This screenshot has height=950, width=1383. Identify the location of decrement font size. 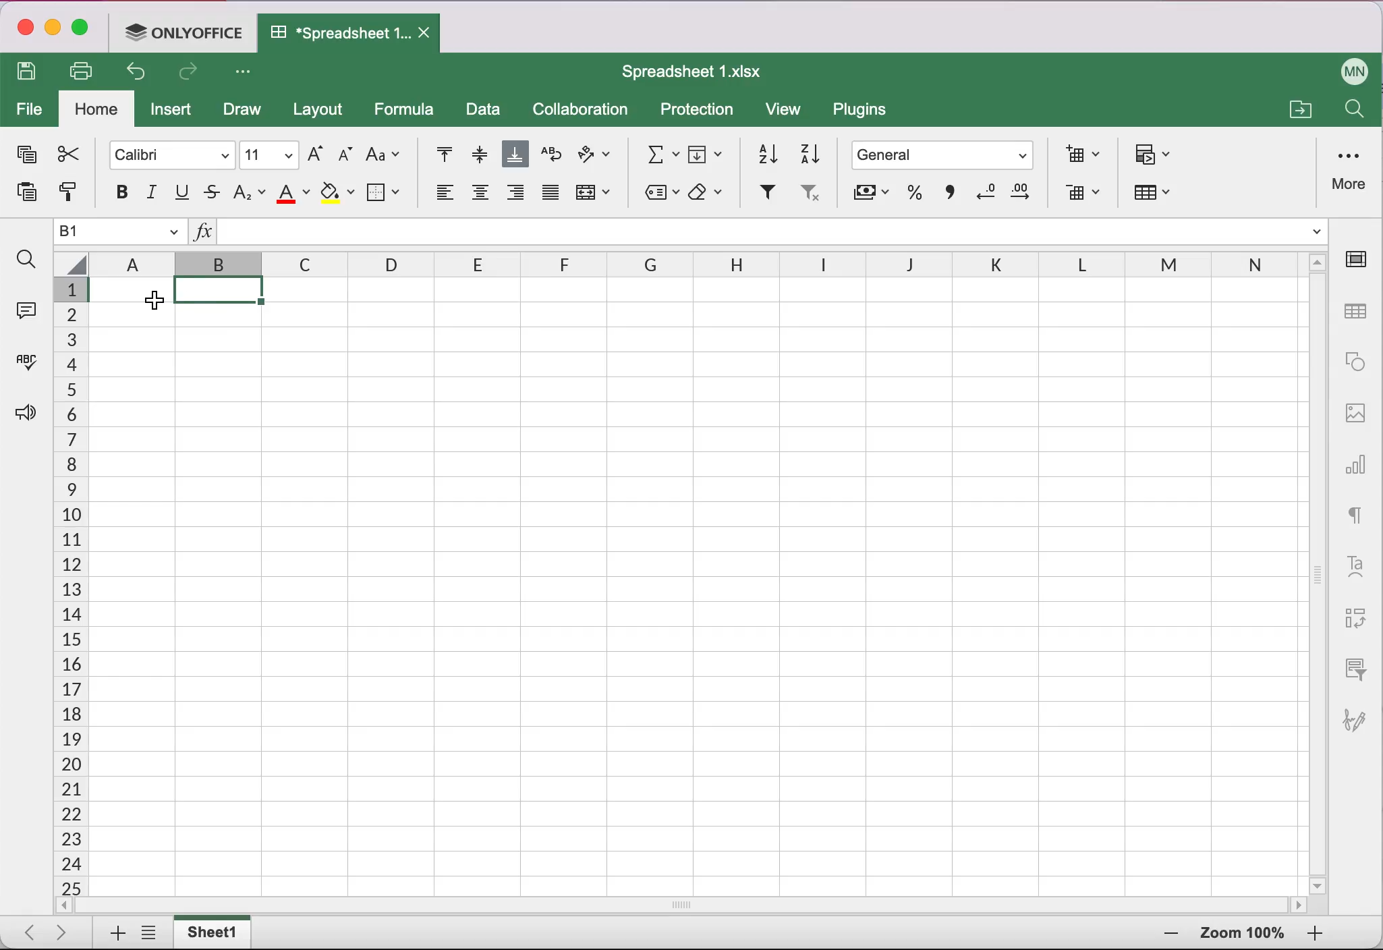
(343, 156).